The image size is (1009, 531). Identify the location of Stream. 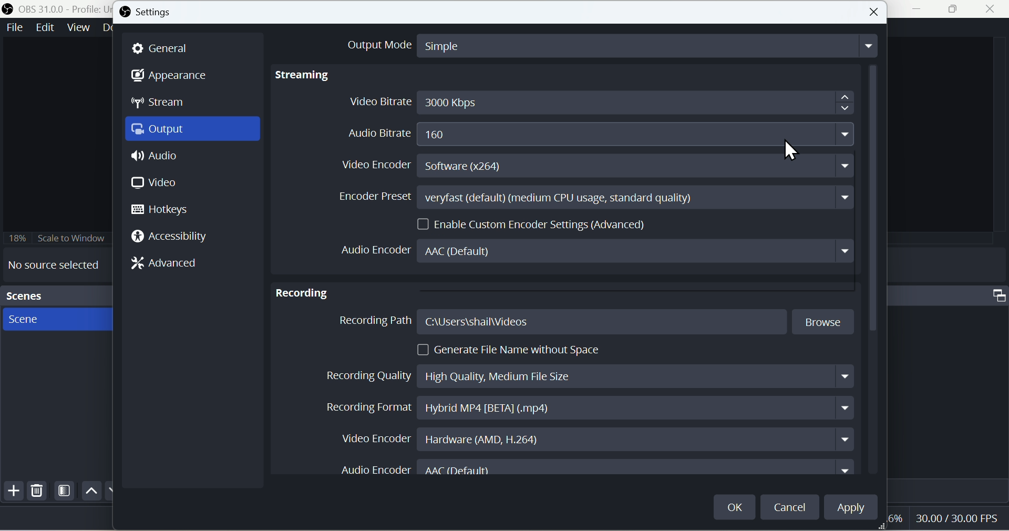
(167, 105).